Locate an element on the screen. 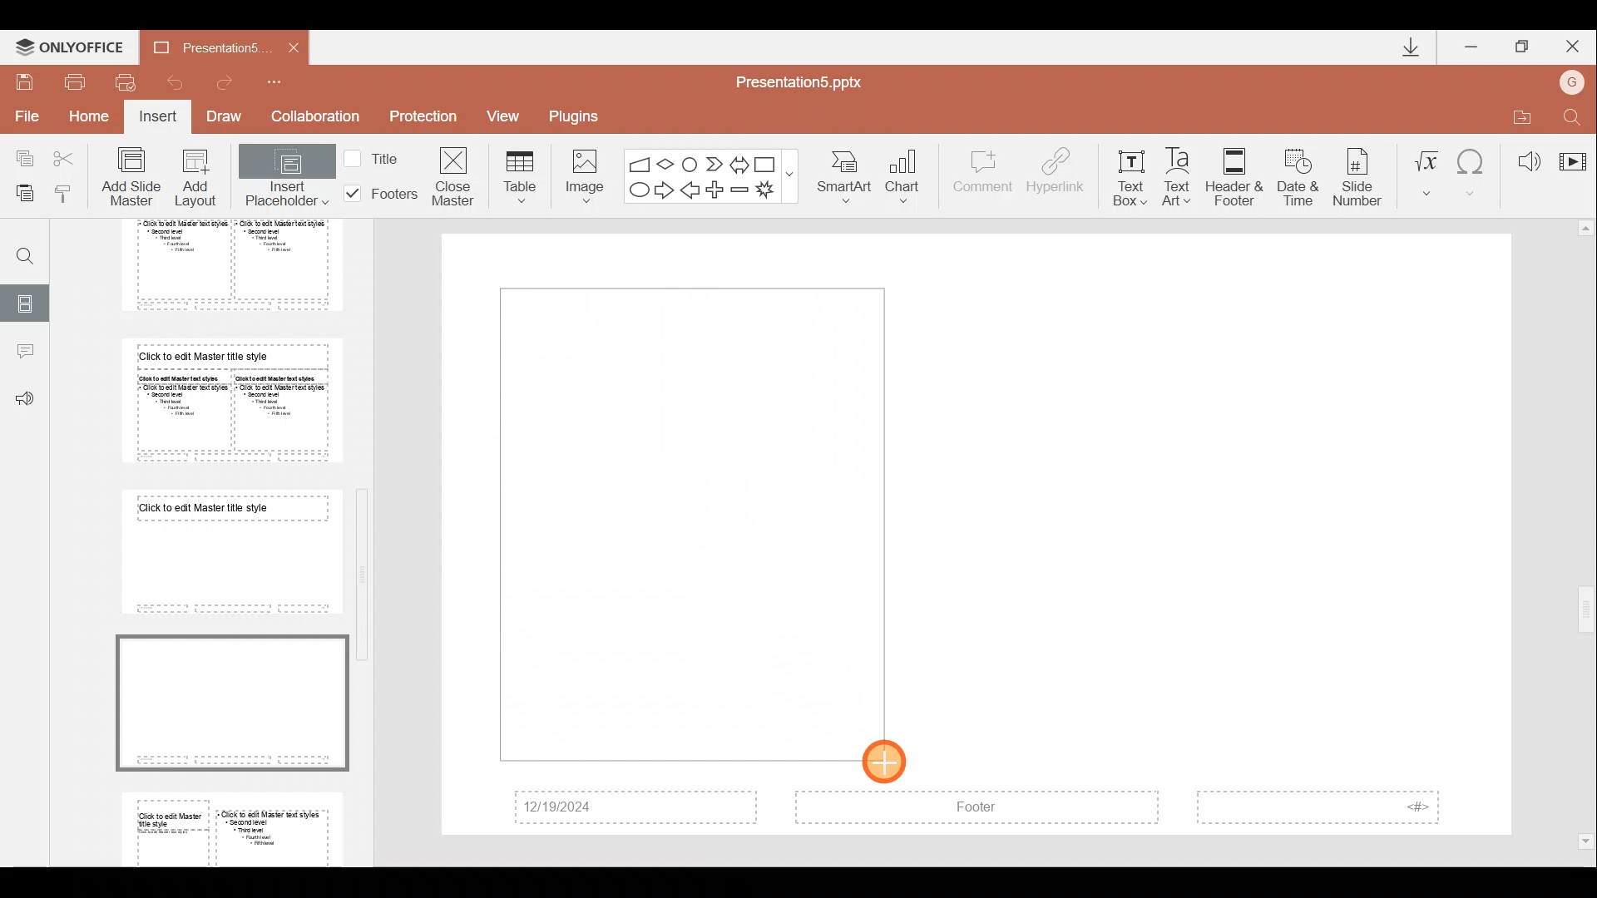 Image resolution: width=1597 pixels, height=898 pixels. Date & time is located at coordinates (1294, 174).